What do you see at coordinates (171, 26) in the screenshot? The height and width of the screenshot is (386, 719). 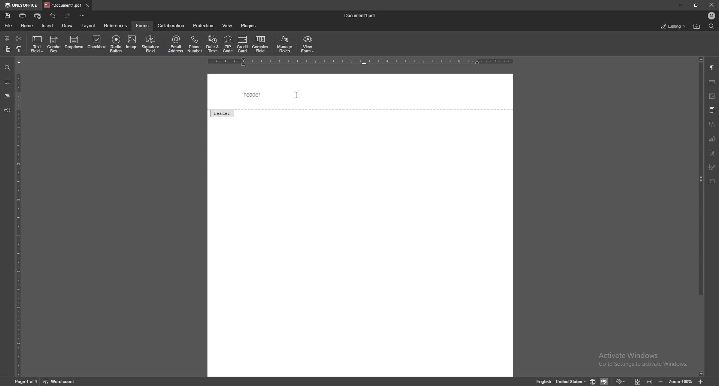 I see `collaboration` at bounding box center [171, 26].